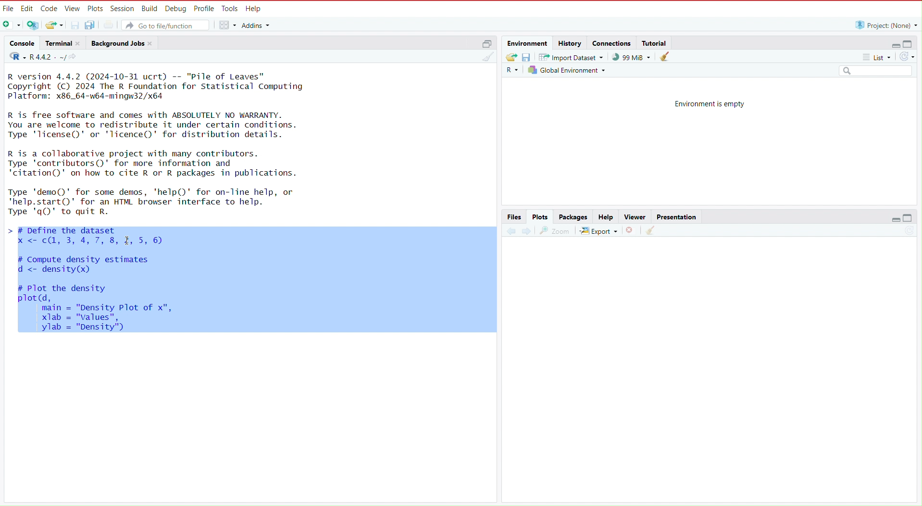 The height and width of the screenshot is (506, 922). Describe the element at coordinates (6, 230) in the screenshot. I see `prompt cursor` at that location.